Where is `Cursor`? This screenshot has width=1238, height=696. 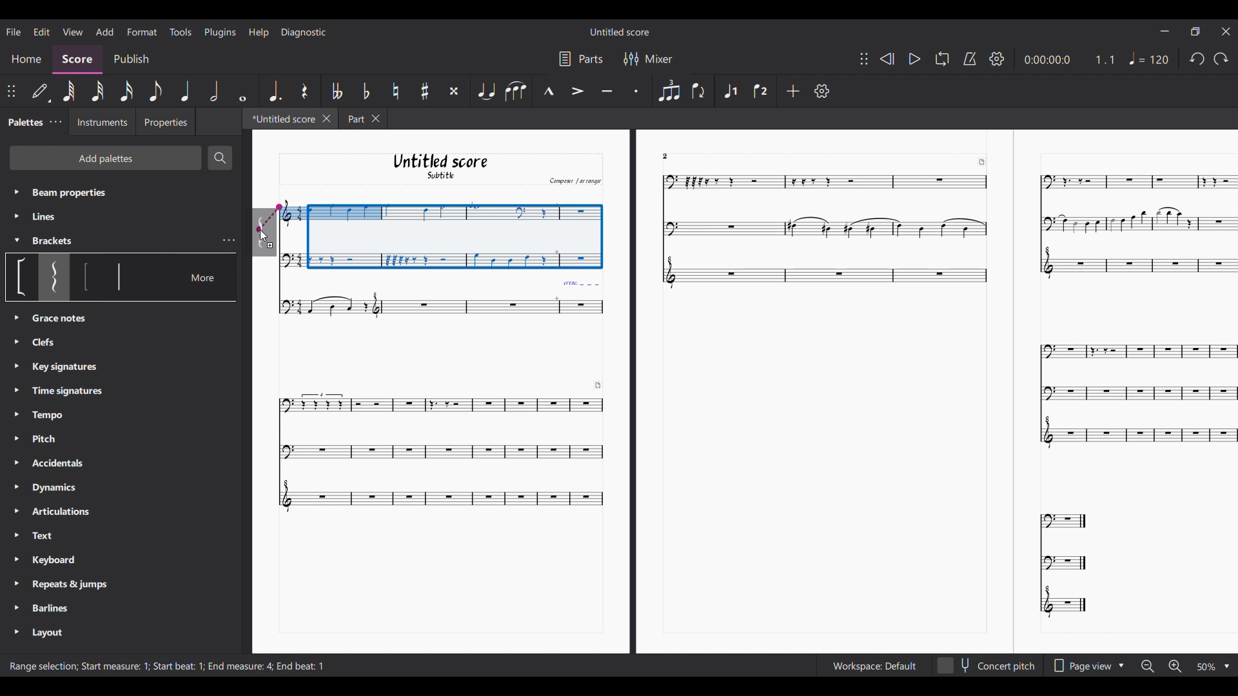 Cursor is located at coordinates (265, 237).